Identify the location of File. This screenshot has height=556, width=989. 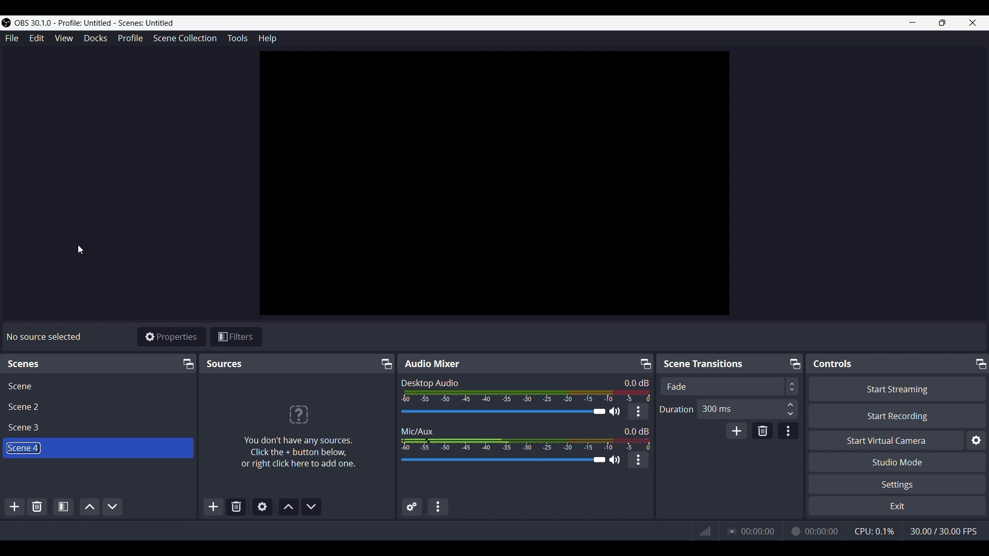
(13, 38).